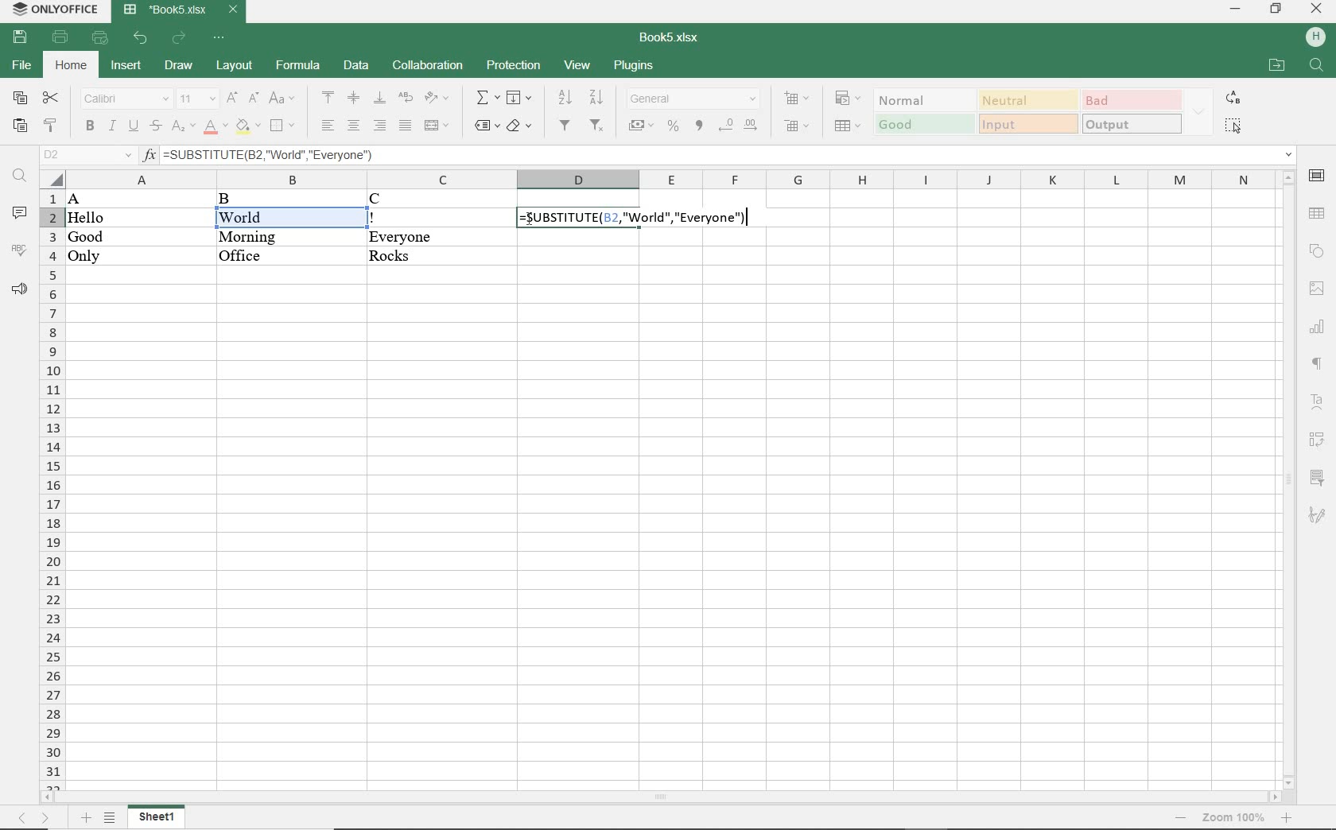 The height and width of the screenshot is (830, 1336). Describe the element at coordinates (70, 64) in the screenshot. I see `home` at that location.